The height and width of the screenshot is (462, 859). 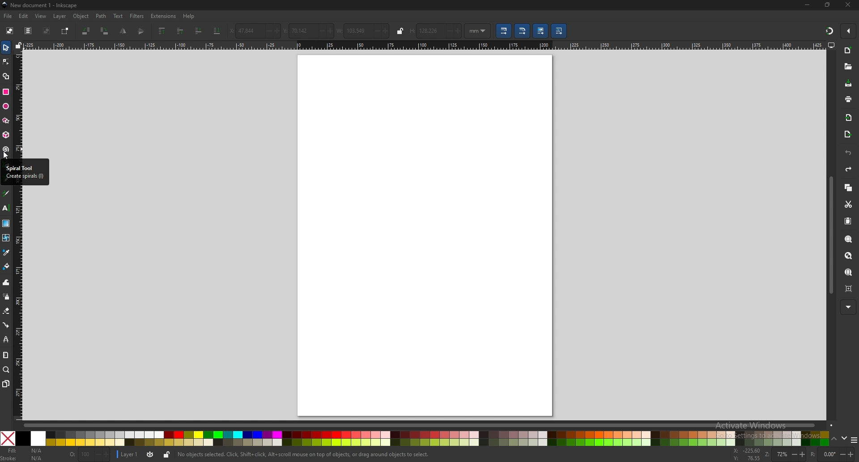 What do you see at coordinates (423, 45) in the screenshot?
I see `horizontal scale` at bounding box center [423, 45].